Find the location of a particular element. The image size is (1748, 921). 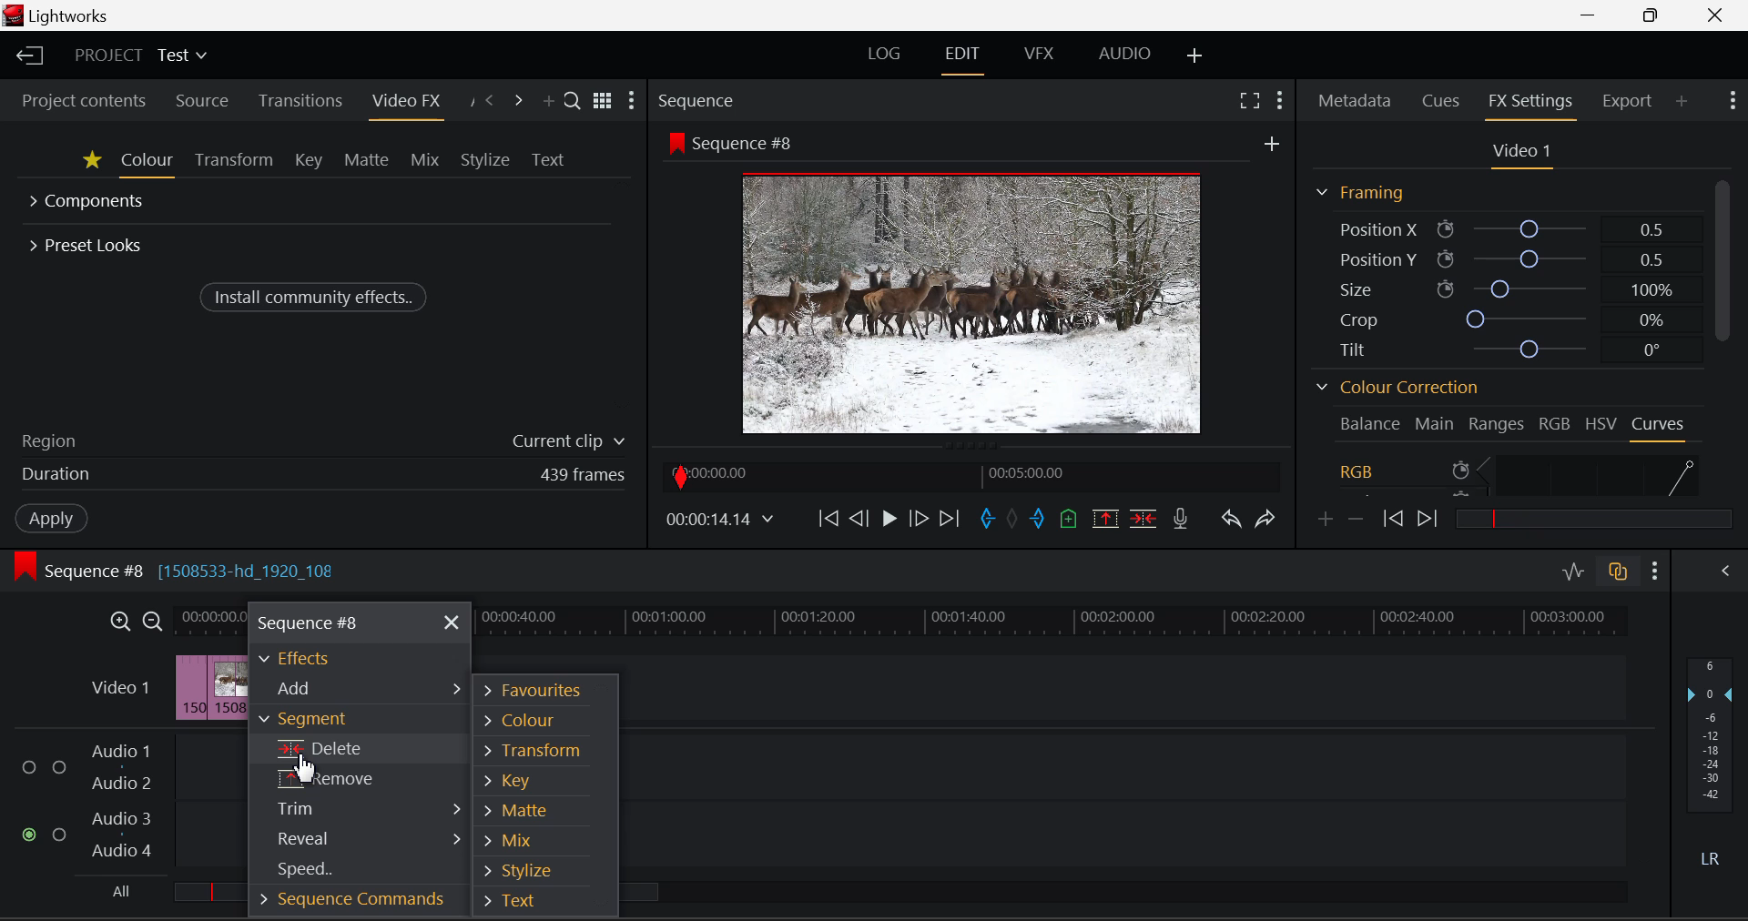

Search is located at coordinates (572, 98).